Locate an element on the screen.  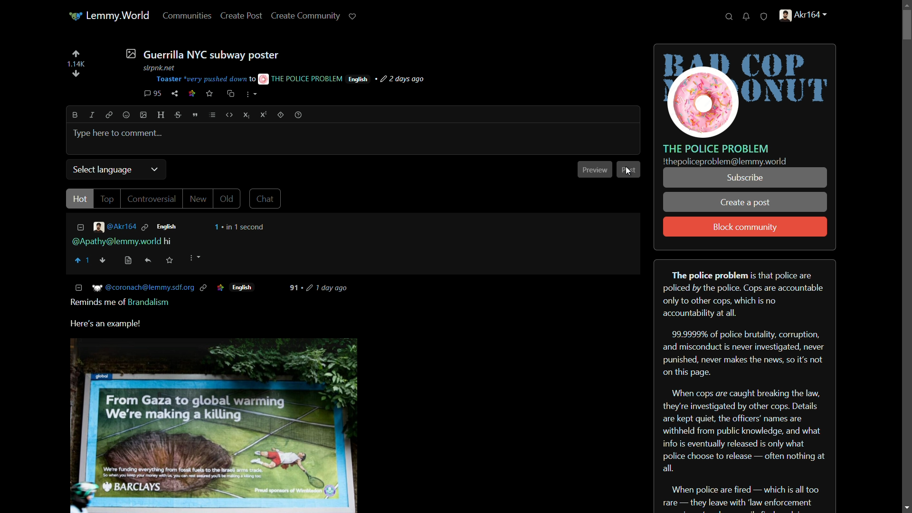
Here's an example! is located at coordinates (111, 324).